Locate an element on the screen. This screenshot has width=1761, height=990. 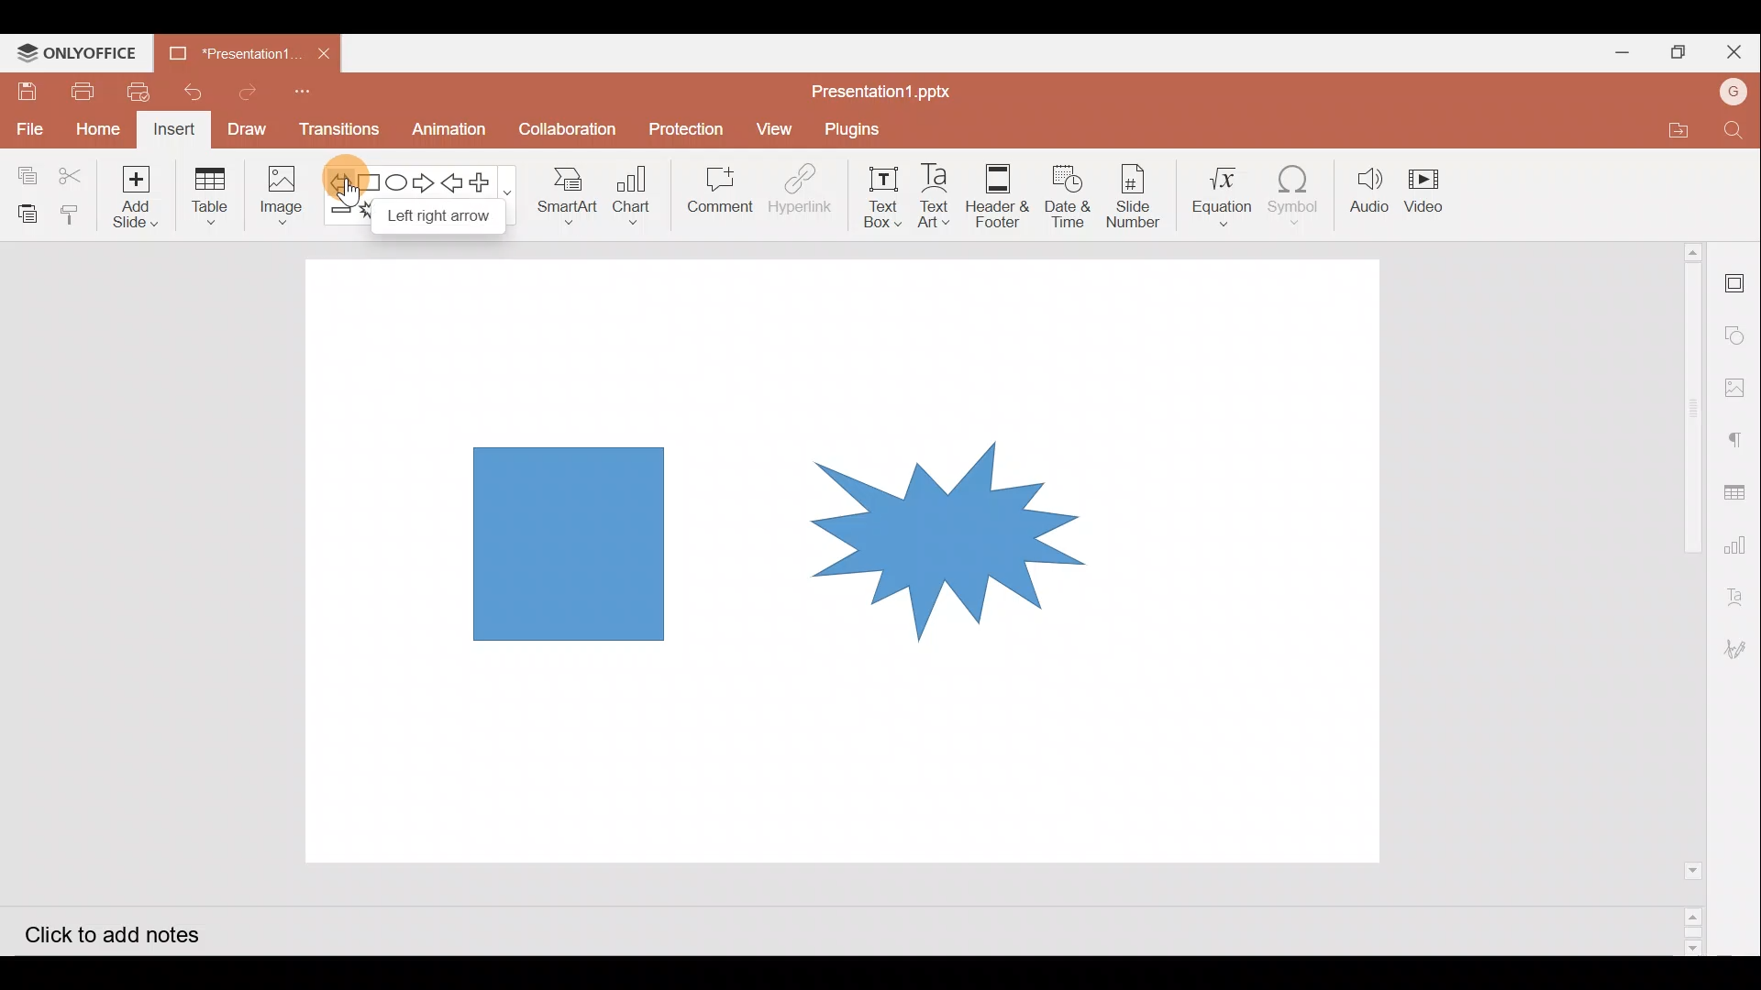
Copy style is located at coordinates (76, 214).